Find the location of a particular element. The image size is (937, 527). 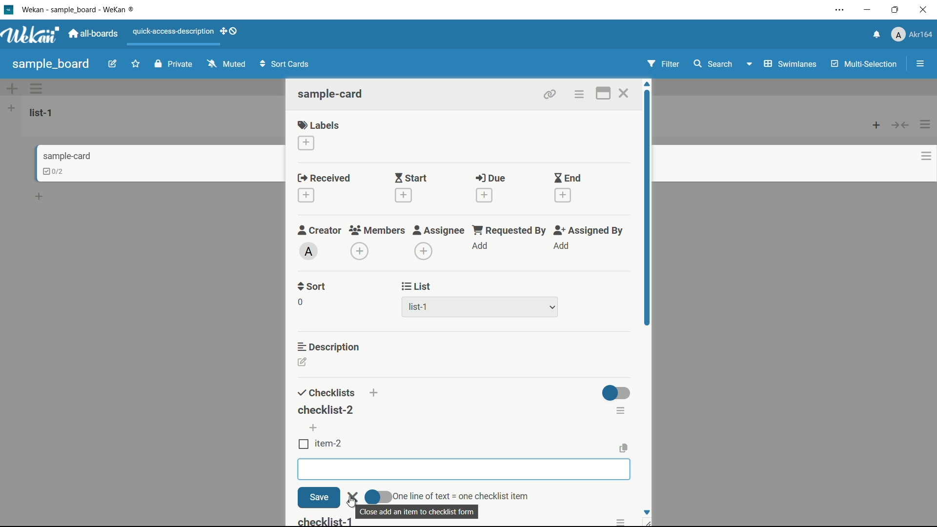

list-1 is located at coordinates (420, 309).